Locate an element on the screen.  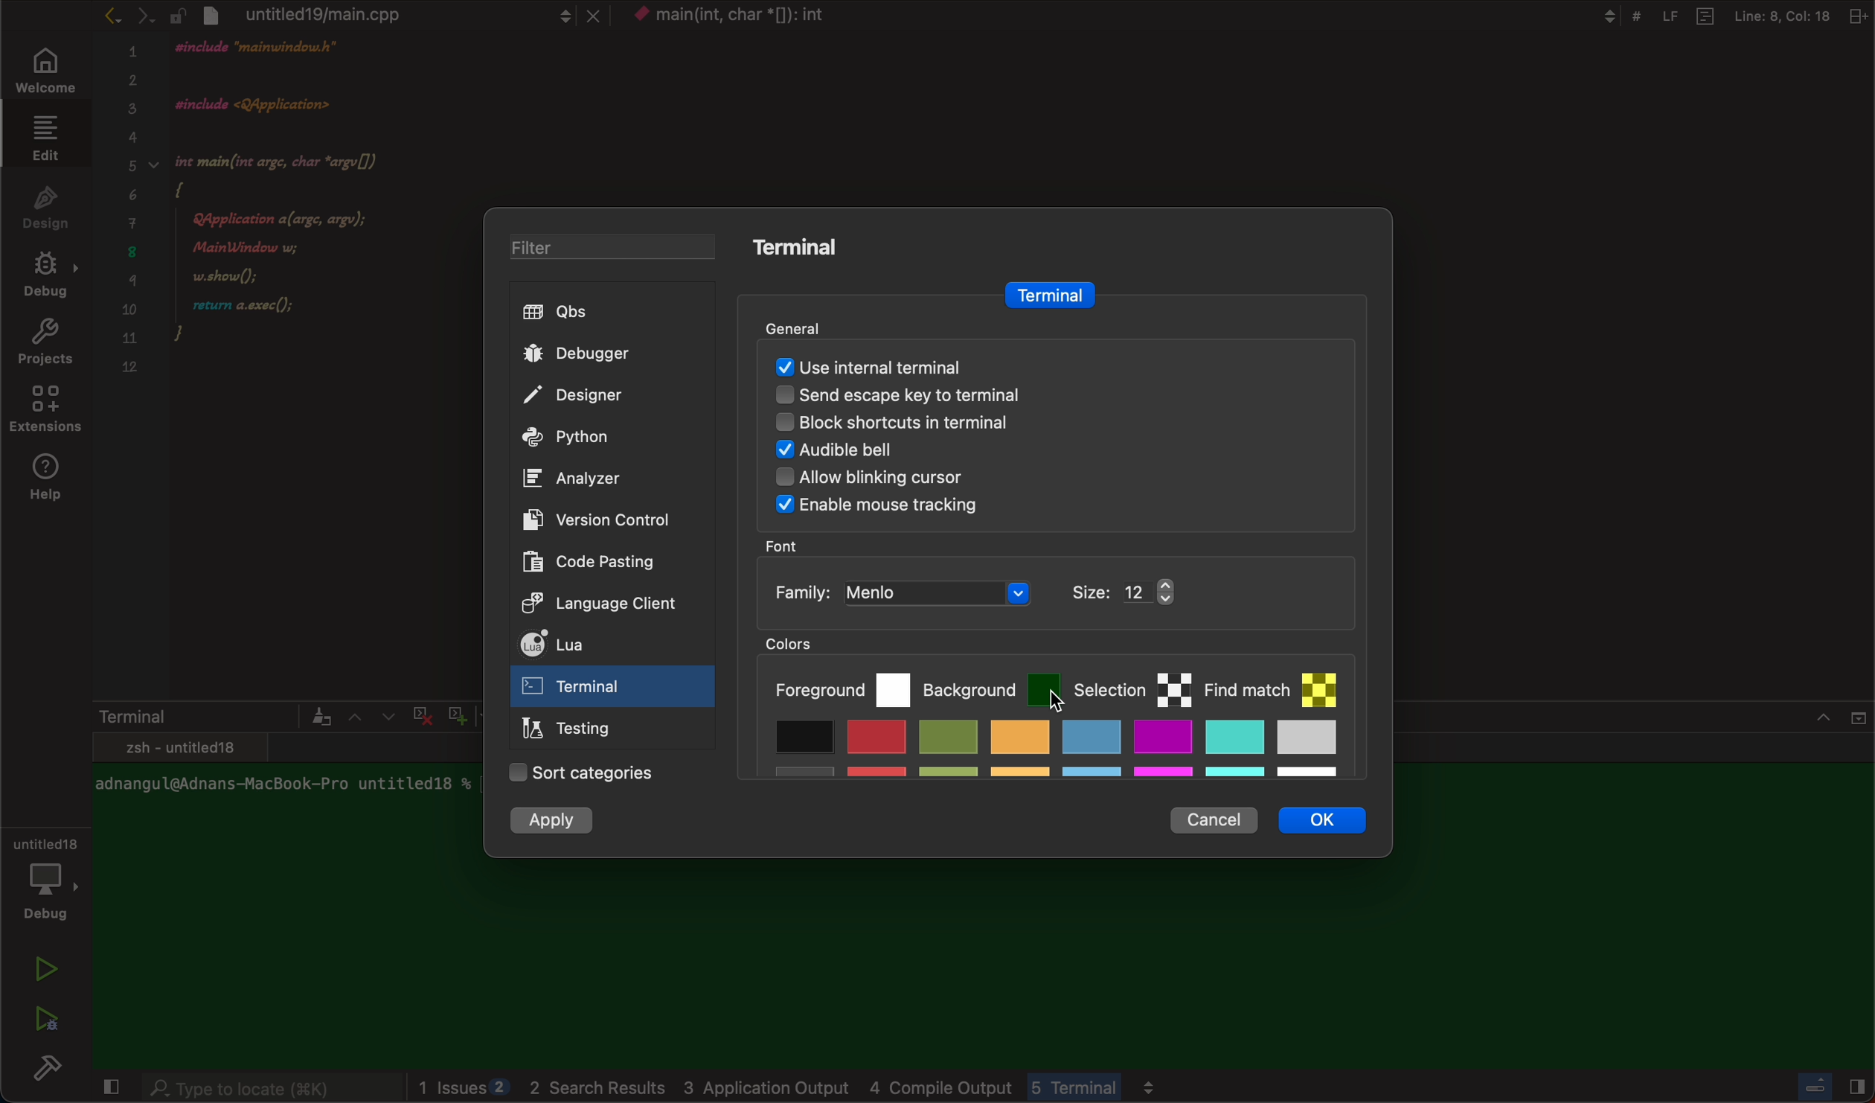
run and debug is located at coordinates (45, 1018).